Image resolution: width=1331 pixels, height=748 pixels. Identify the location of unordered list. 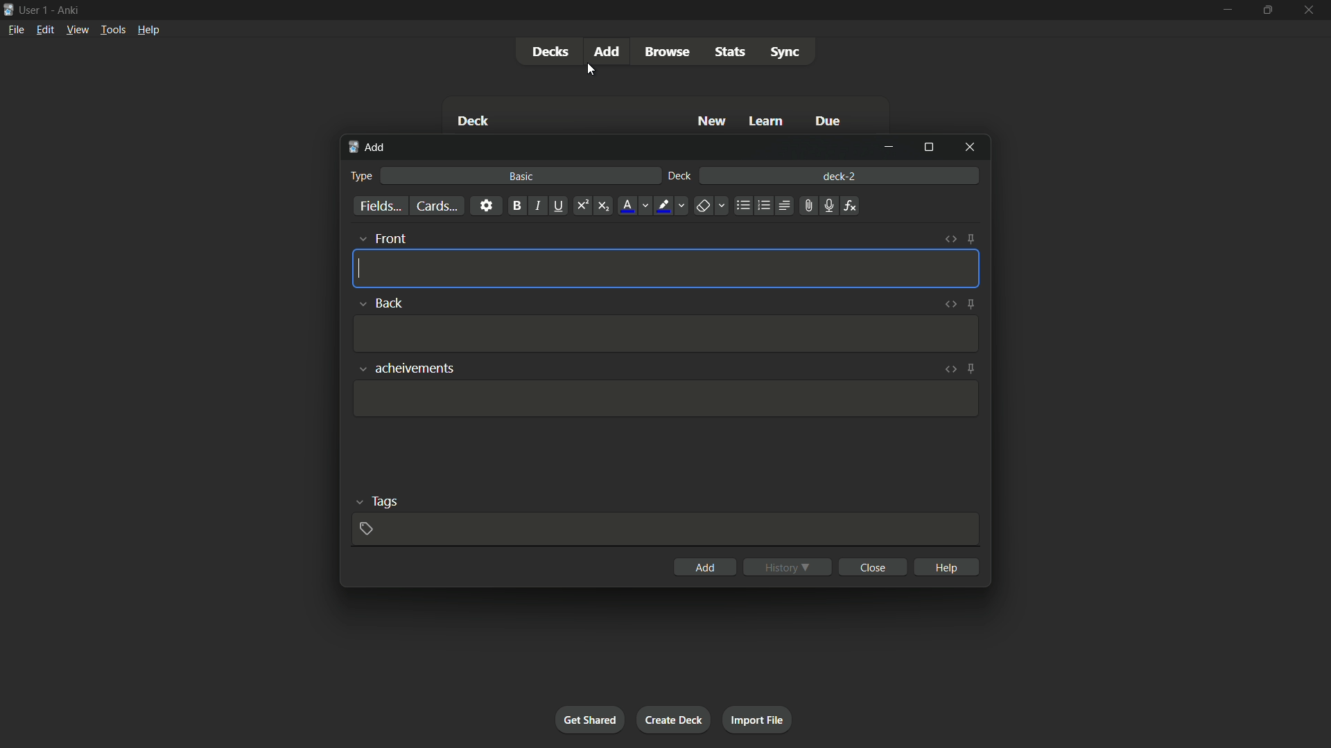
(743, 206).